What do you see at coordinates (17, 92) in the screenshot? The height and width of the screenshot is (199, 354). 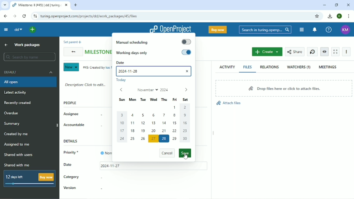 I see `Latest activity` at bounding box center [17, 92].